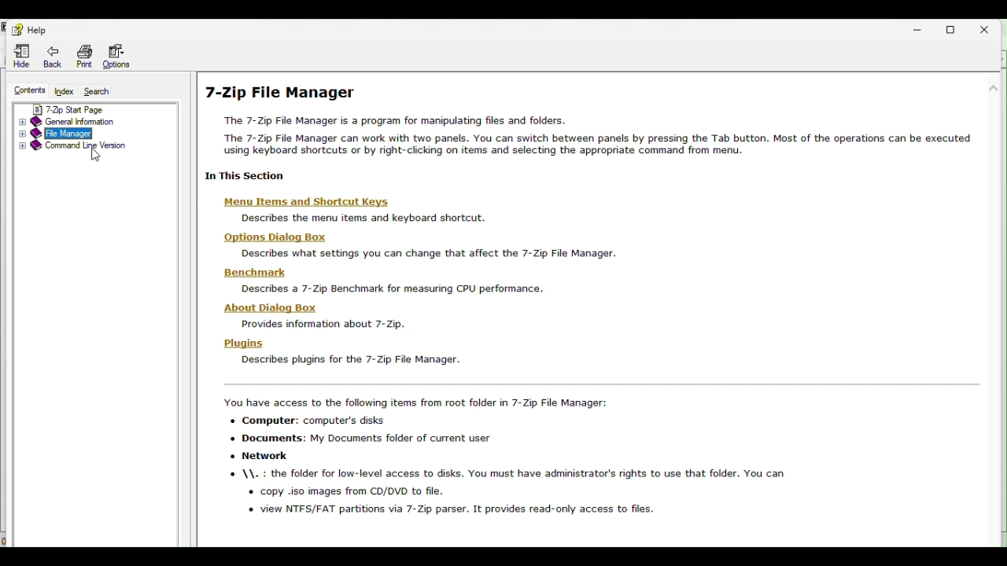  Describe the element at coordinates (96, 108) in the screenshot. I see `7 zip start page` at that location.